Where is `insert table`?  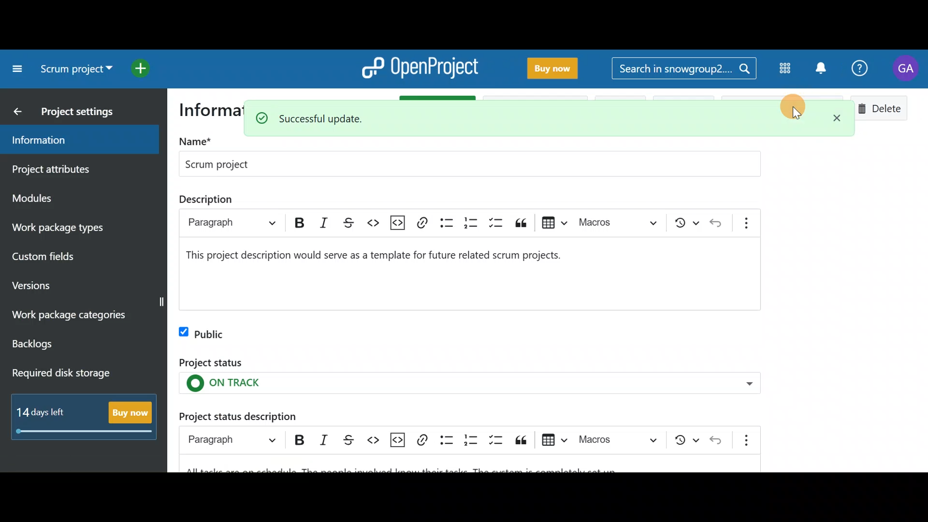
insert table is located at coordinates (555, 222).